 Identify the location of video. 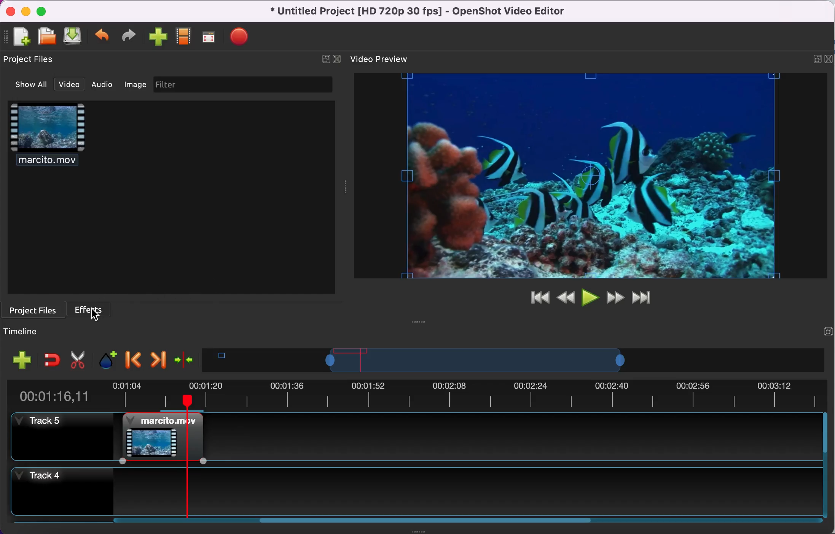
(66, 84).